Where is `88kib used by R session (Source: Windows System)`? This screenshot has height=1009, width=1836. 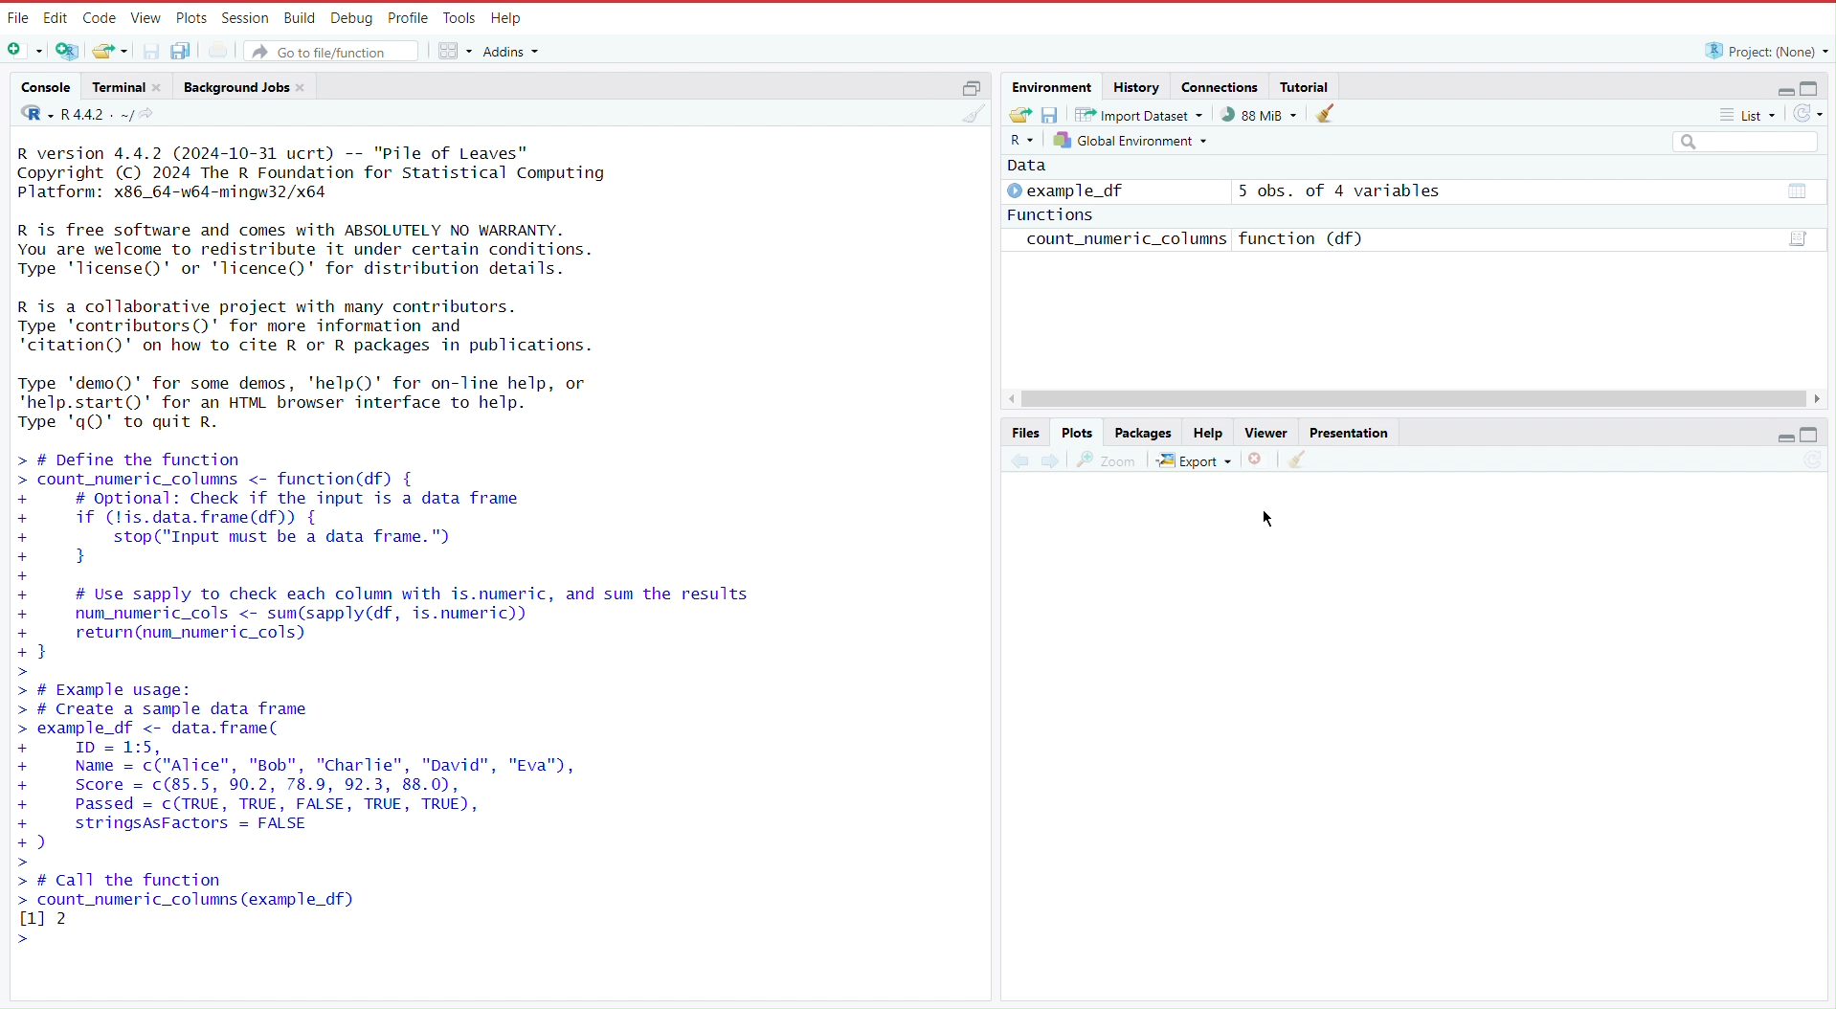
88kib used by R session (Source: Windows System) is located at coordinates (1265, 114).